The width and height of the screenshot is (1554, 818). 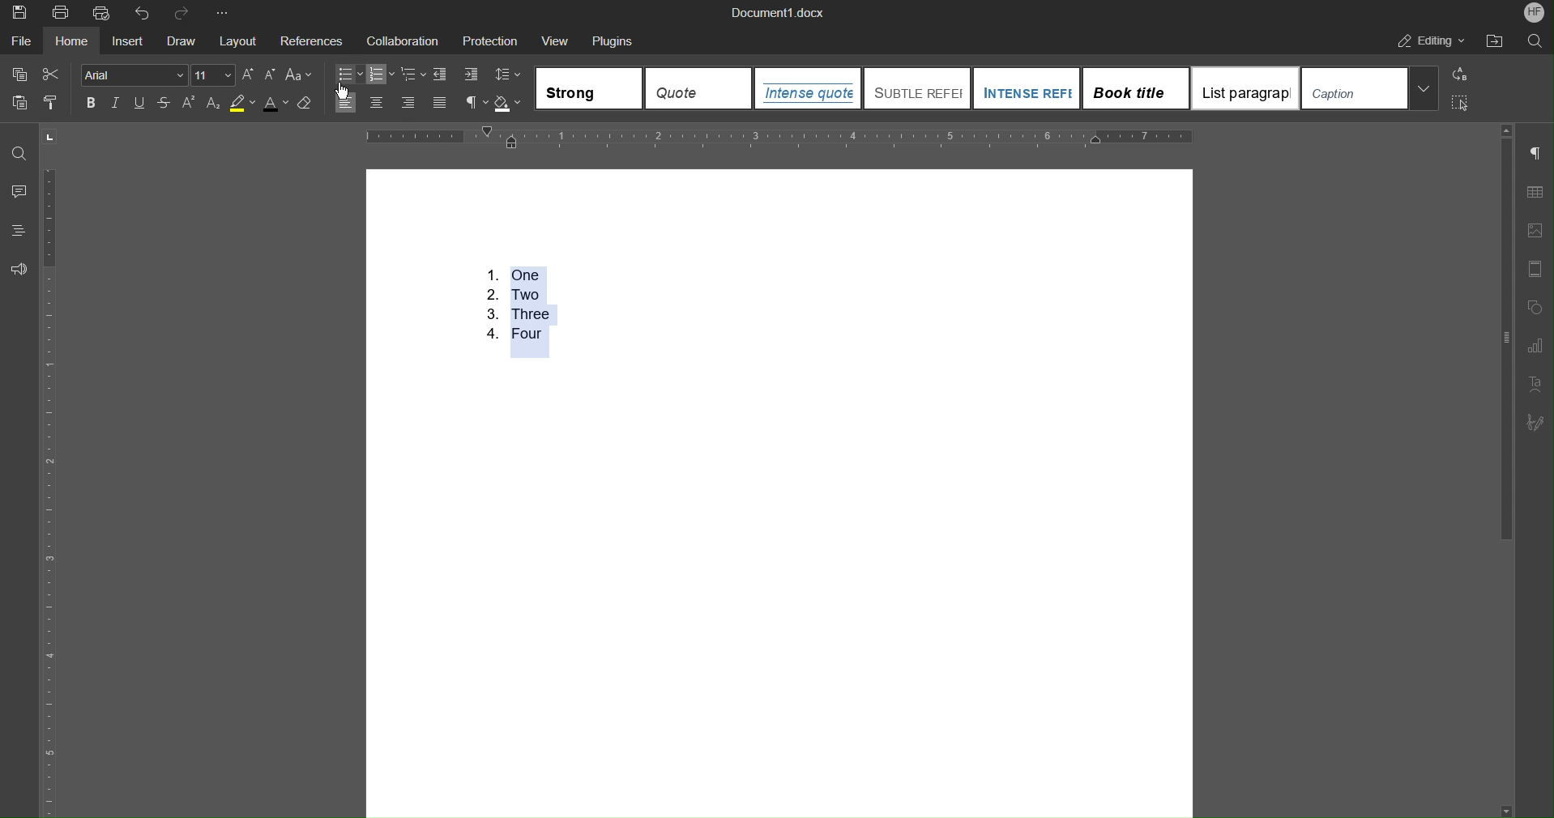 What do you see at coordinates (489, 39) in the screenshot?
I see `Protection` at bounding box center [489, 39].